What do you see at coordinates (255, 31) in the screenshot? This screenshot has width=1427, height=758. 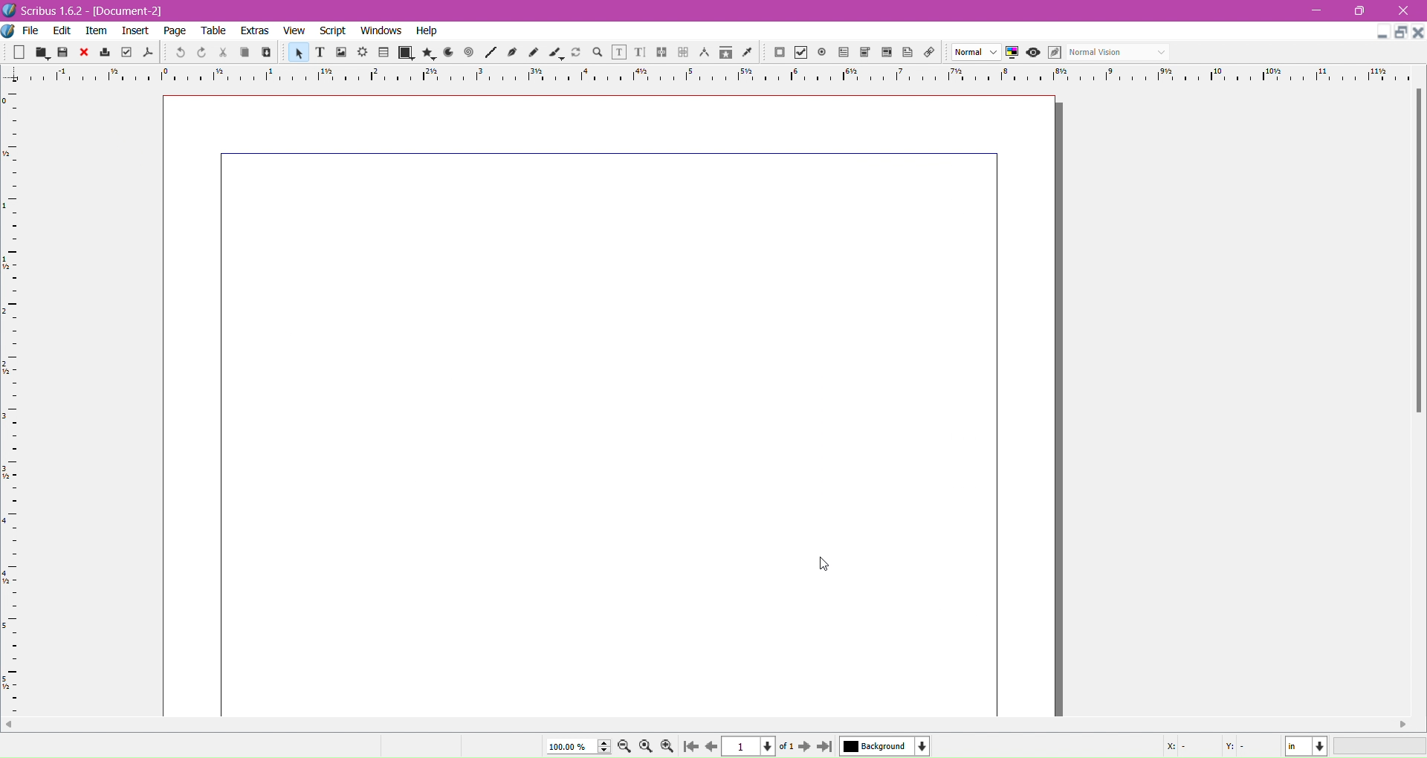 I see `Extras` at bounding box center [255, 31].